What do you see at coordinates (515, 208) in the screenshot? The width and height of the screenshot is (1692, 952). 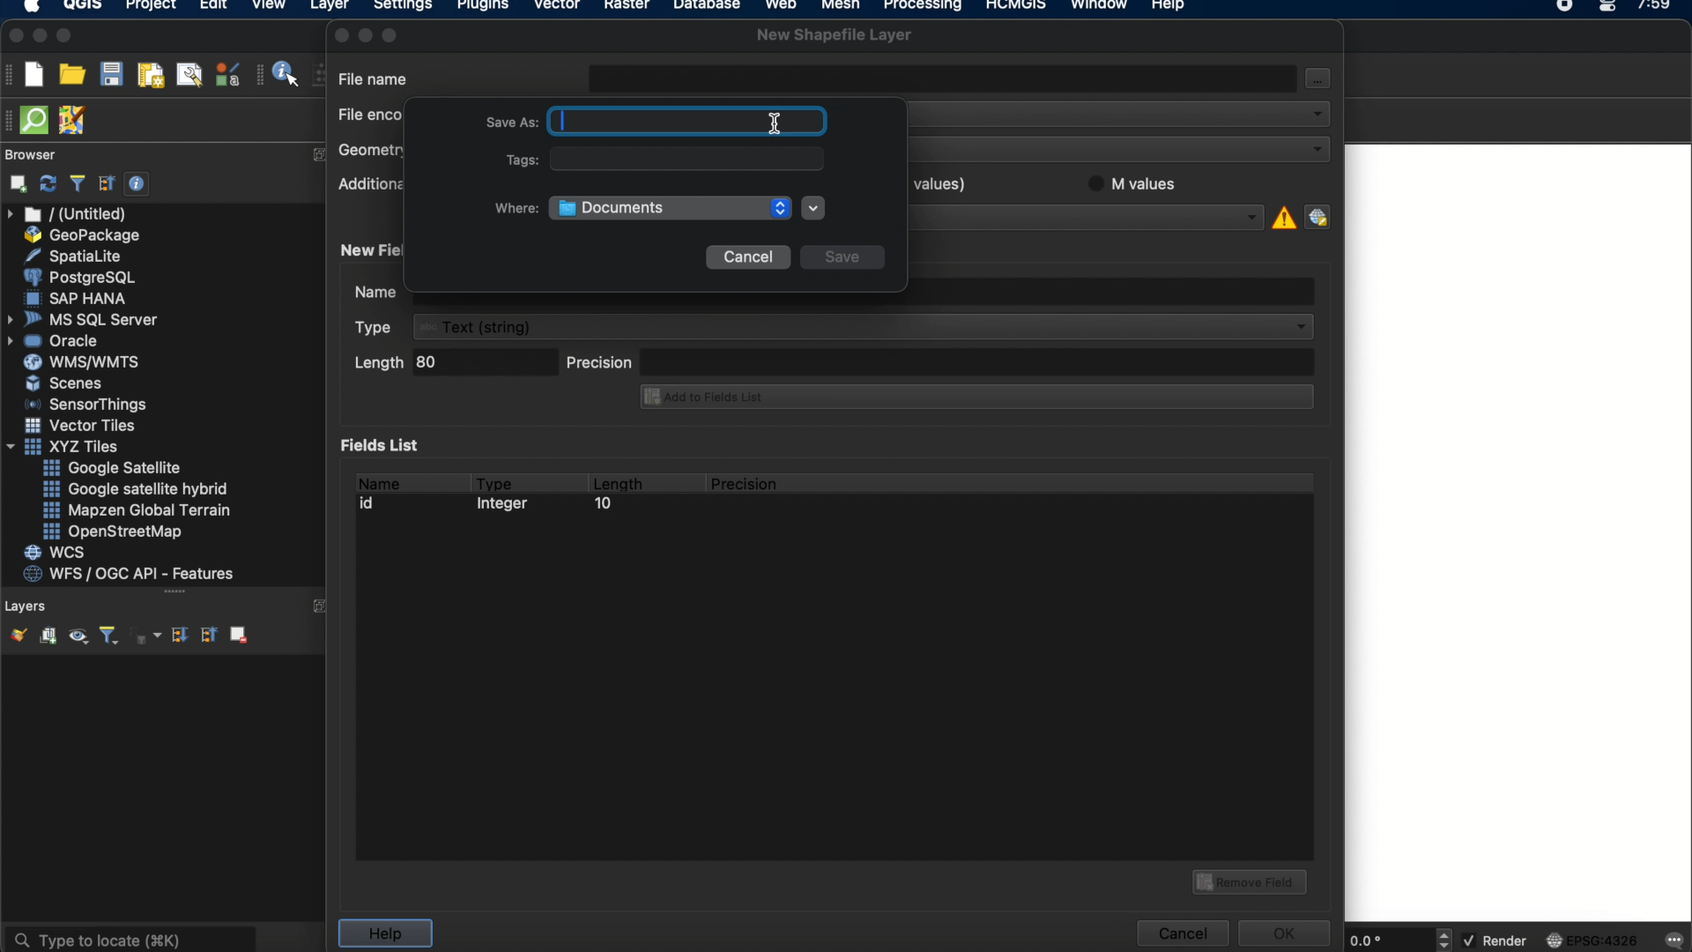 I see `where` at bounding box center [515, 208].